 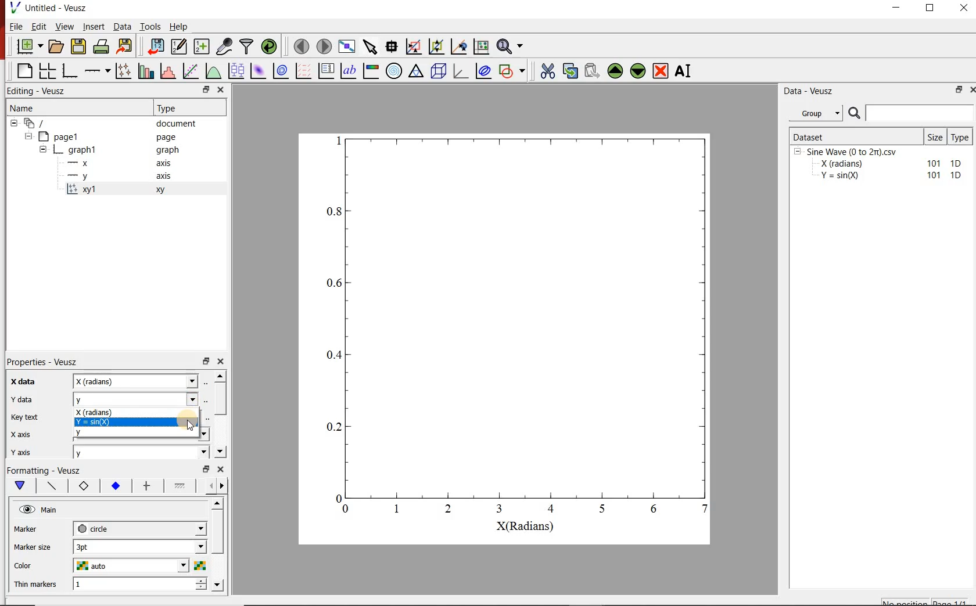 I want to click on Min/Max, so click(x=204, y=90).